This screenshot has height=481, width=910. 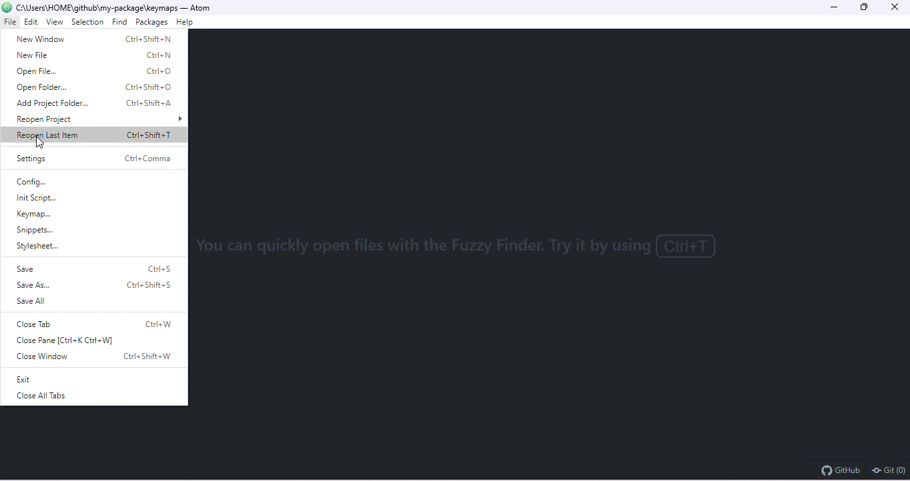 What do you see at coordinates (840, 469) in the screenshot?
I see `github` at bounding box center [840, 469].